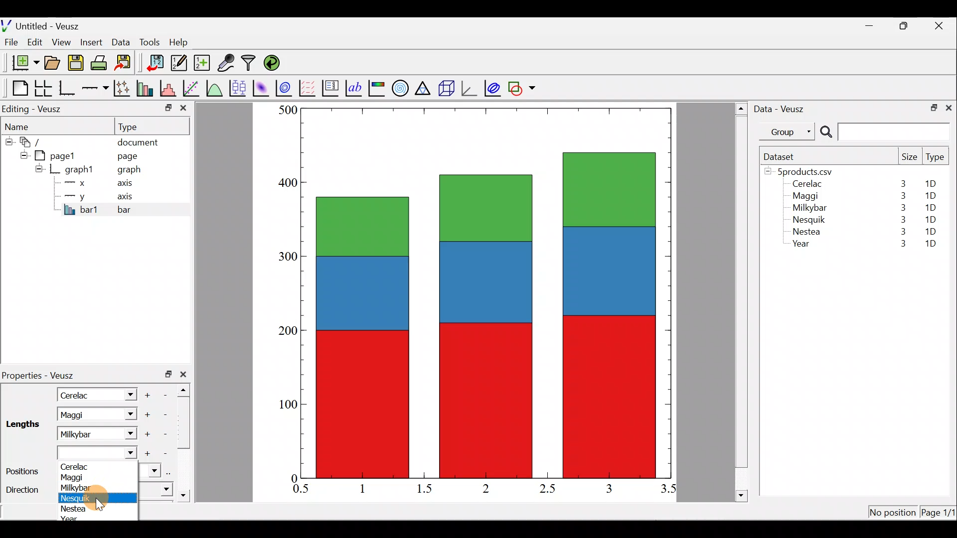  What do you see at coordinates (22, 154) in the screenshot?
I see `hide` at bounding box center [22, 154].